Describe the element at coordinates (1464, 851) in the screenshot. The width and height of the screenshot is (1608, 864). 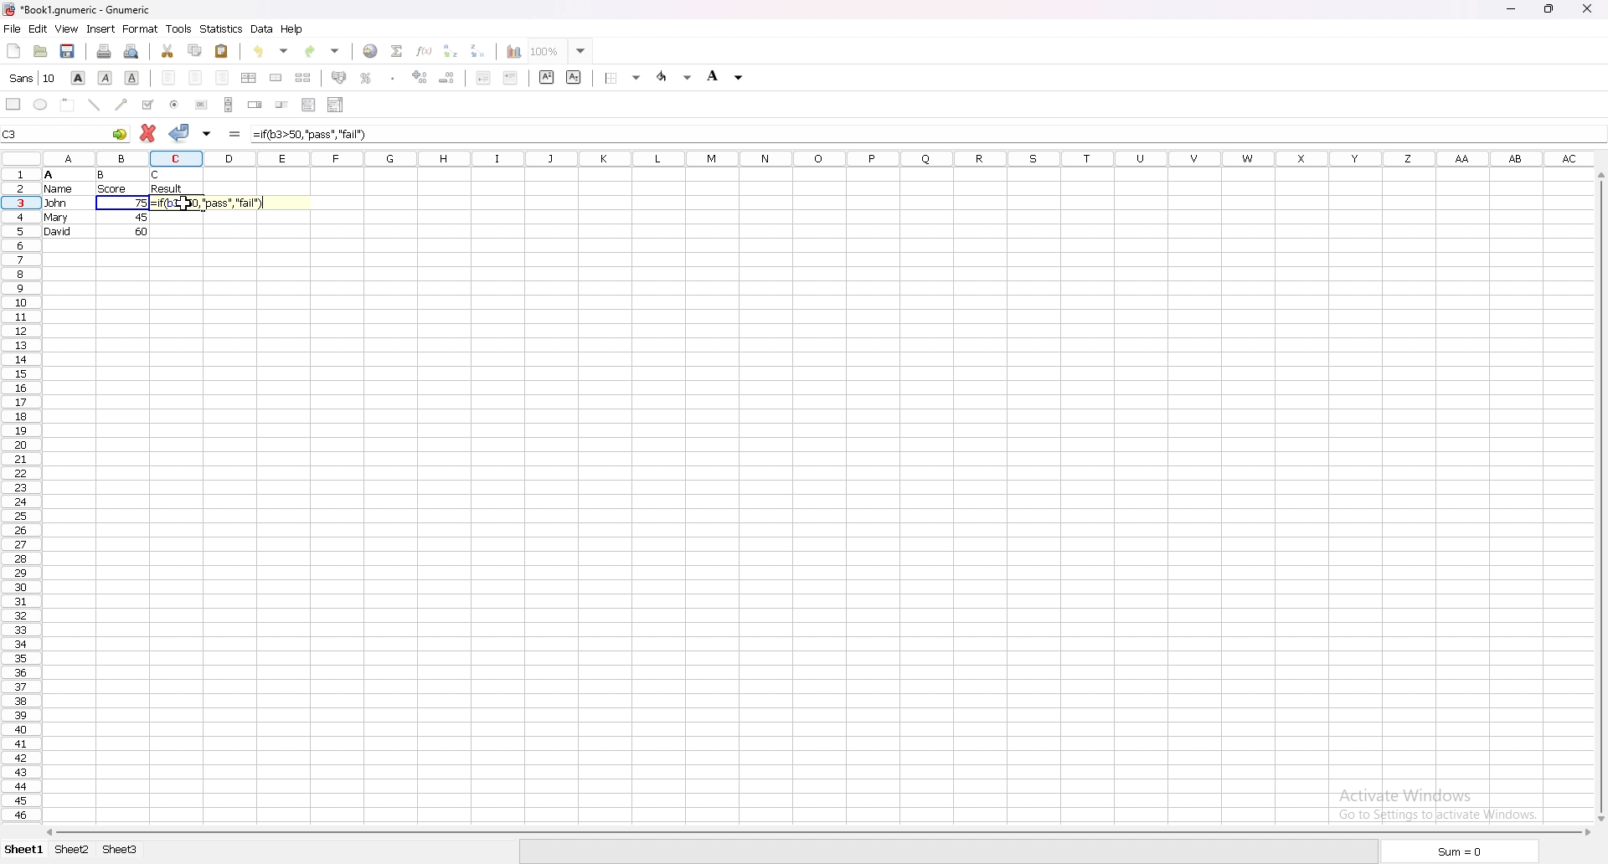
I see `sum` at that location.